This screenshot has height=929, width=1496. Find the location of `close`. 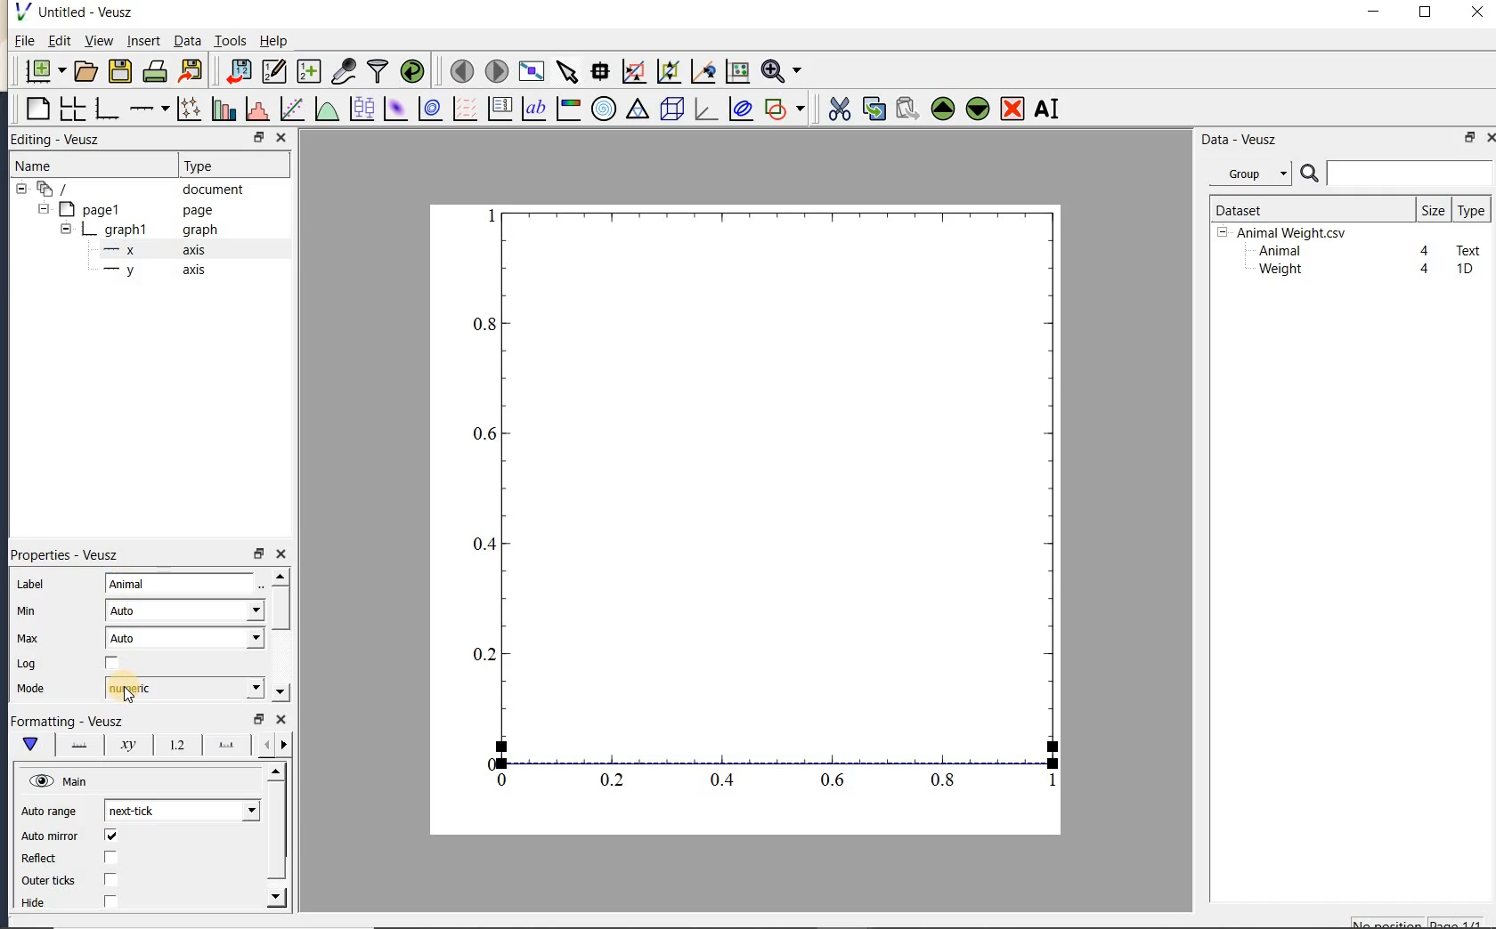

close is located at coordinates (1477, 13).